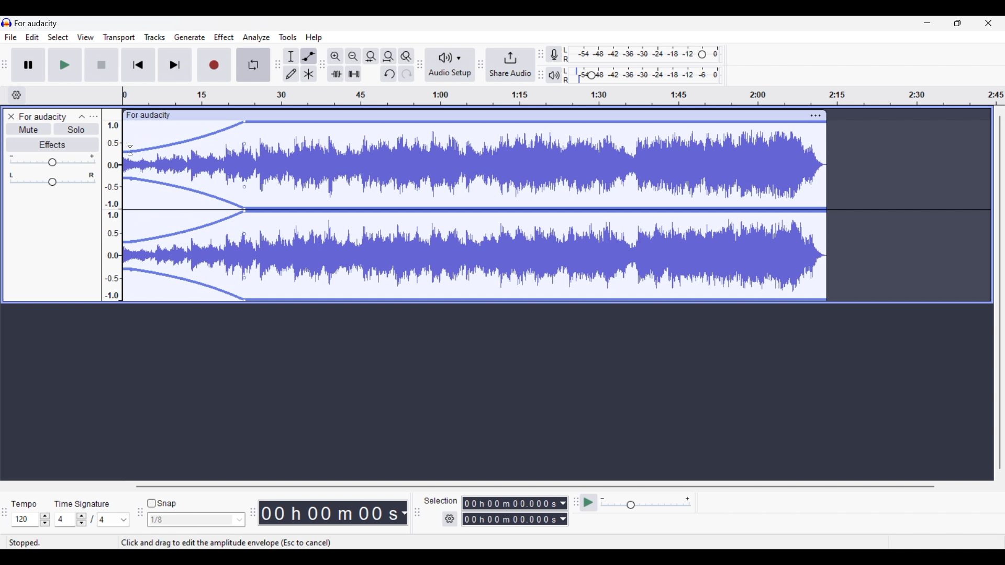  What do you see at coordinates (988, 23) in the screenshot?
I see `Close interface` at bounding box center [988, 23].